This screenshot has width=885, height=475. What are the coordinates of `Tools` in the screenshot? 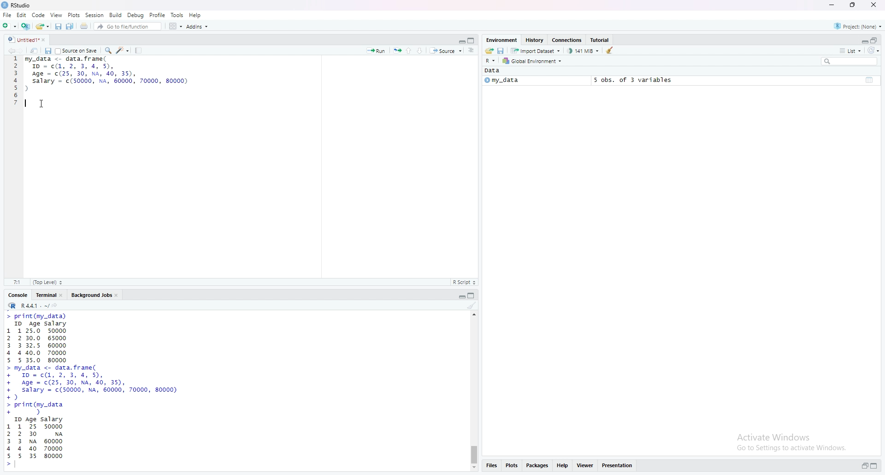 It's located at (177, 14).